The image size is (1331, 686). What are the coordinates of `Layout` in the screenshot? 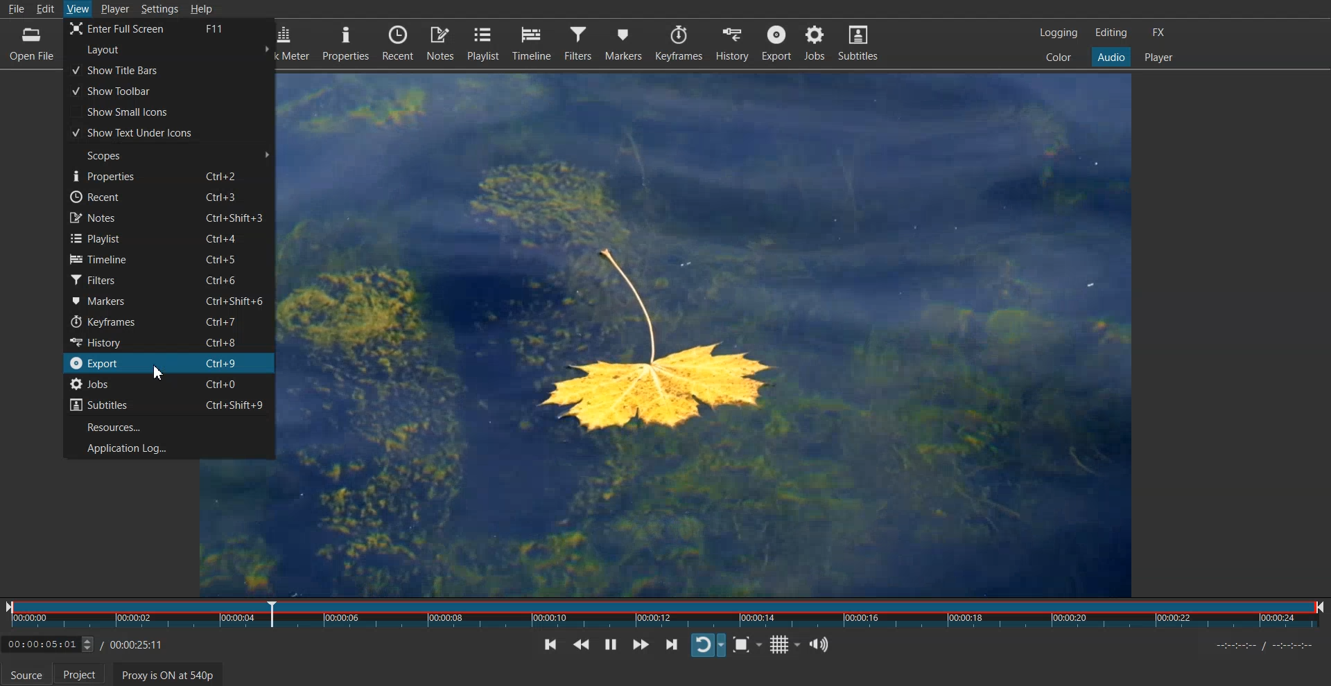 It's located at (170, 50).